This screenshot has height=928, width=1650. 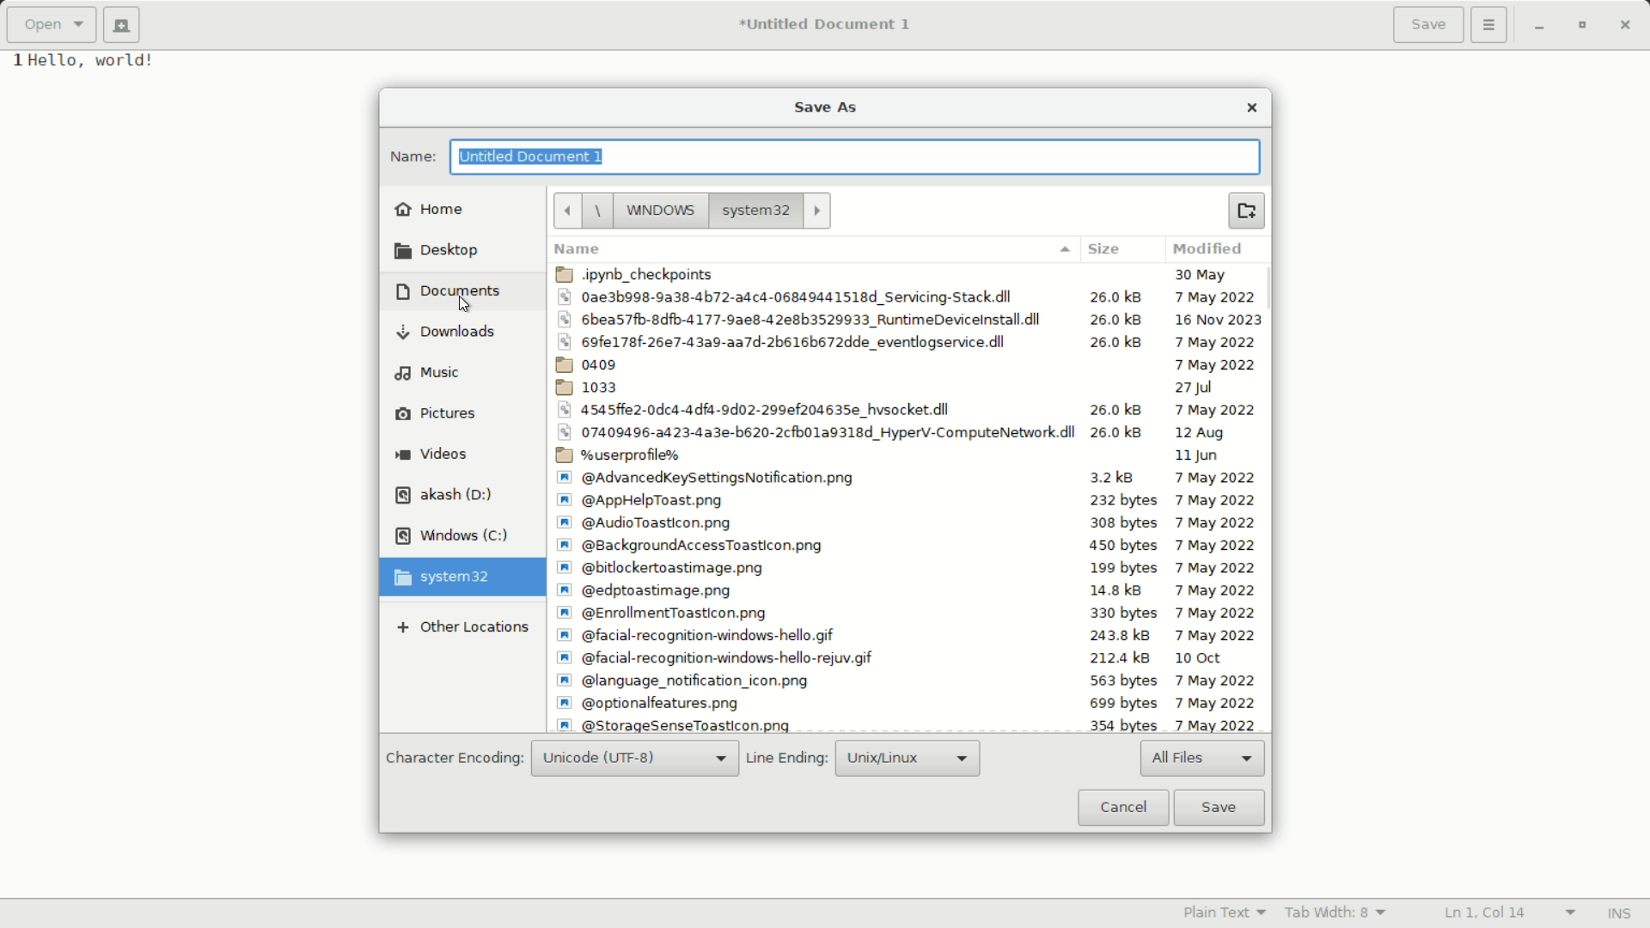 I want to click on line encoding, so click(x=787, y=760).